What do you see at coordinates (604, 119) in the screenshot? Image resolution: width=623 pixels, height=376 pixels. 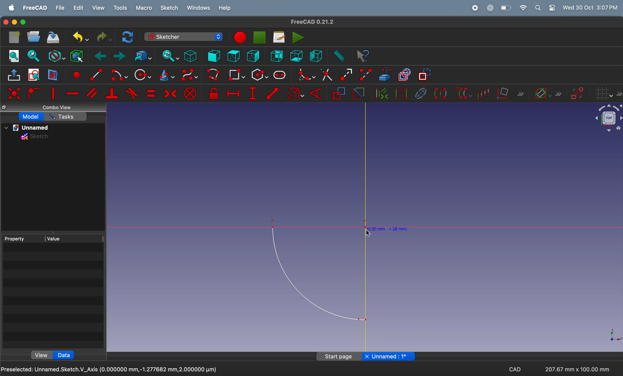 I see `object view` at bounding box center [604, 119].